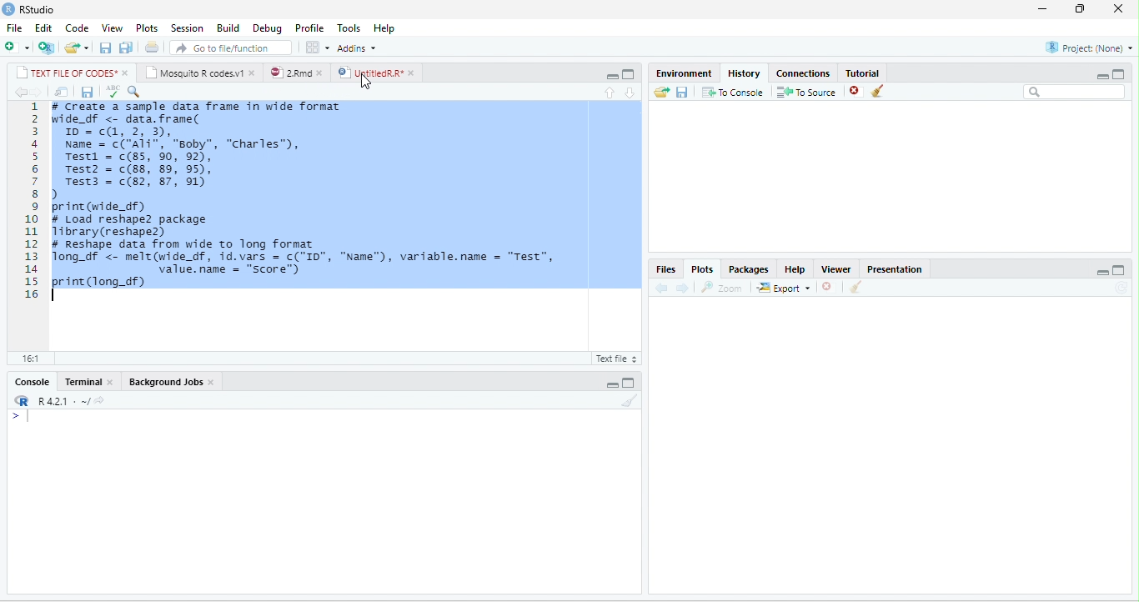 This screenshot has width=1139, height=602. I want to click on search bar, so click(1076, 92).